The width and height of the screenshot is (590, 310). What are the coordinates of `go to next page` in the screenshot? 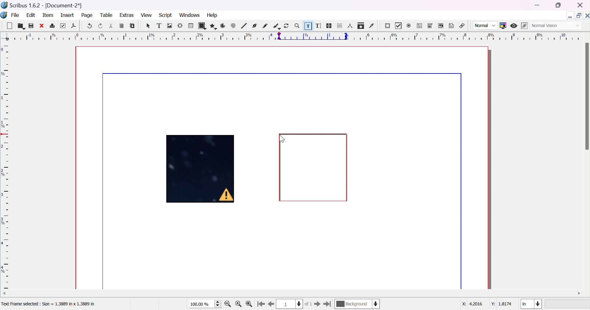 It's located at (317, 304).